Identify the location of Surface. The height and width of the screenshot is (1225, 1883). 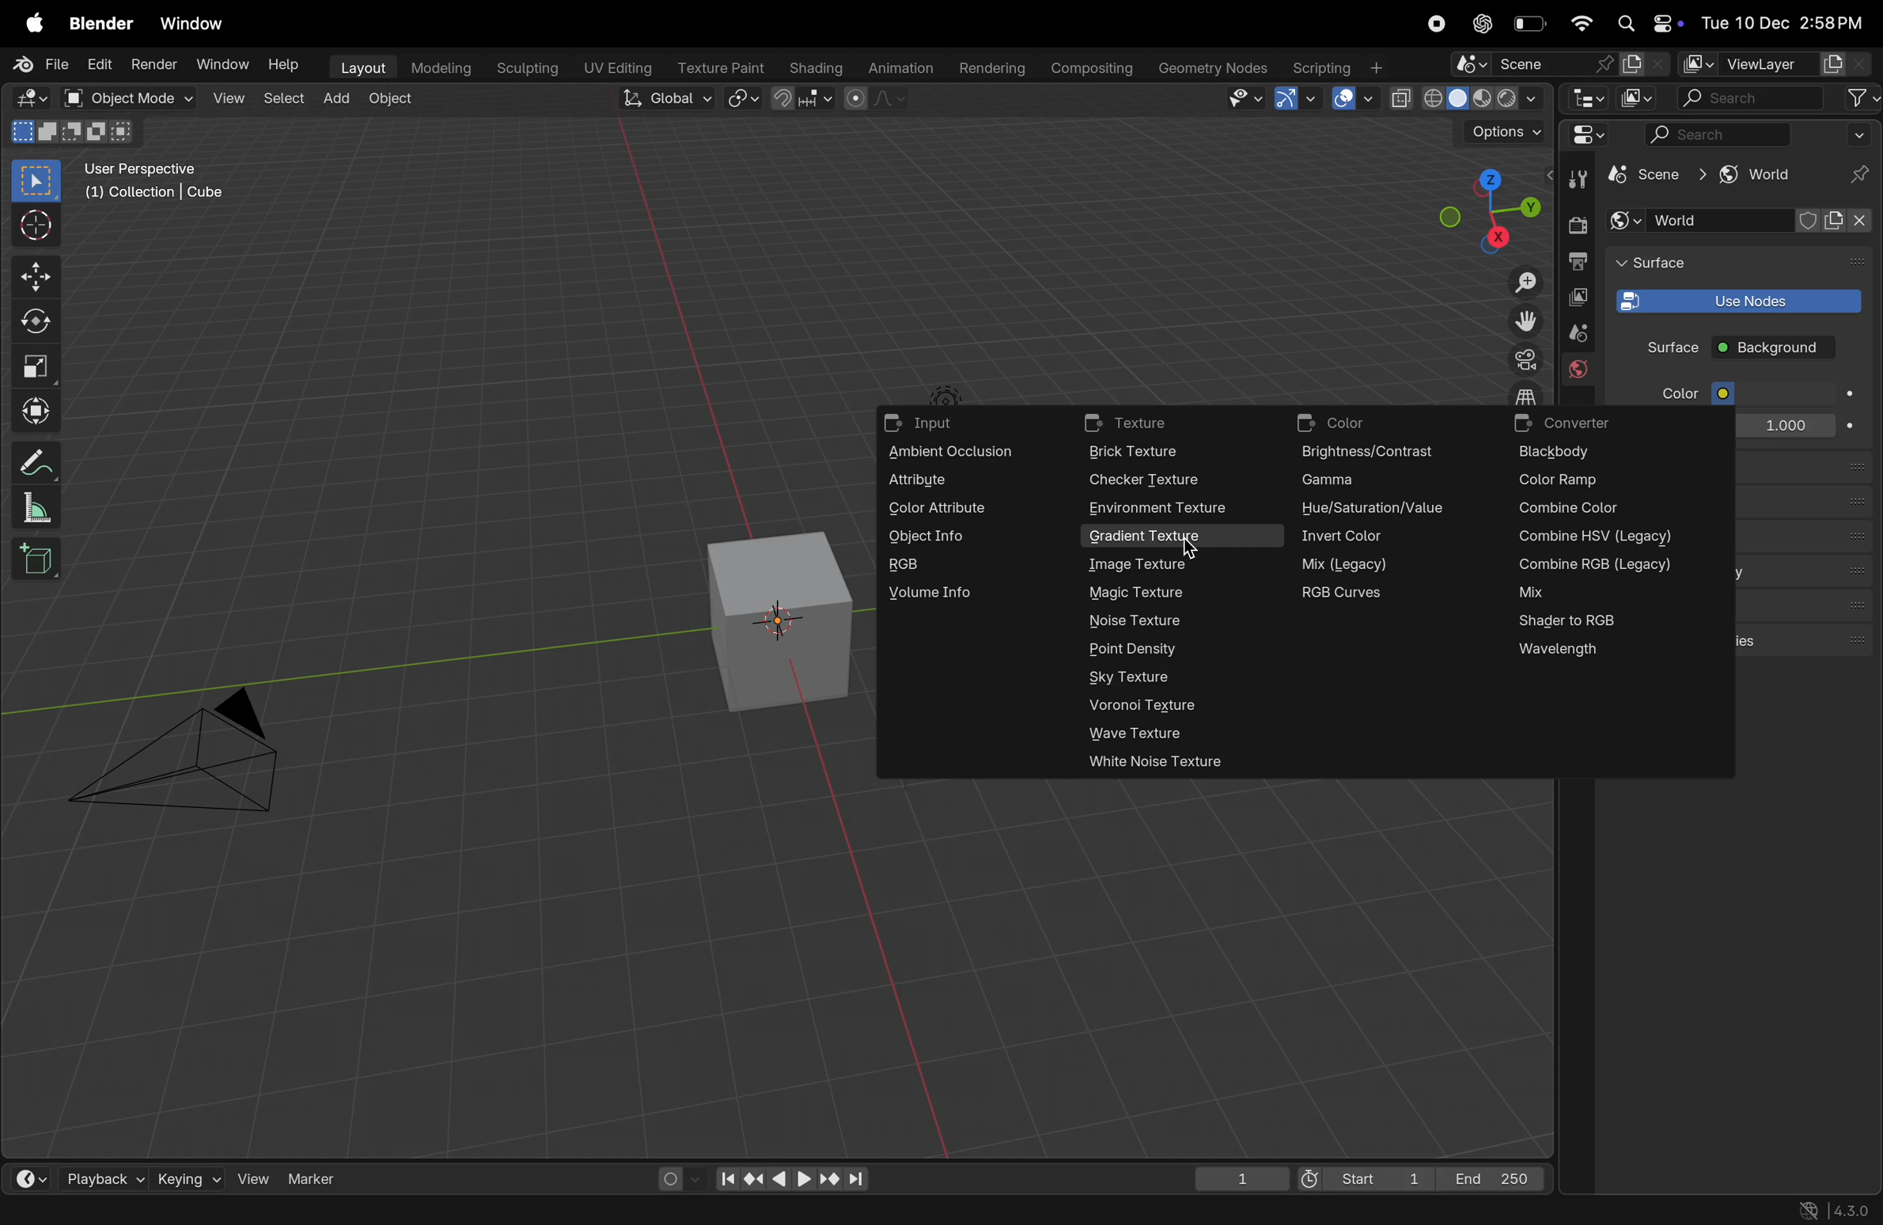
(1674, 262).